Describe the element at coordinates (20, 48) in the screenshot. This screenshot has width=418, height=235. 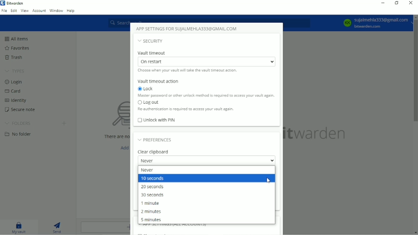
I see `Favorites` at that location.